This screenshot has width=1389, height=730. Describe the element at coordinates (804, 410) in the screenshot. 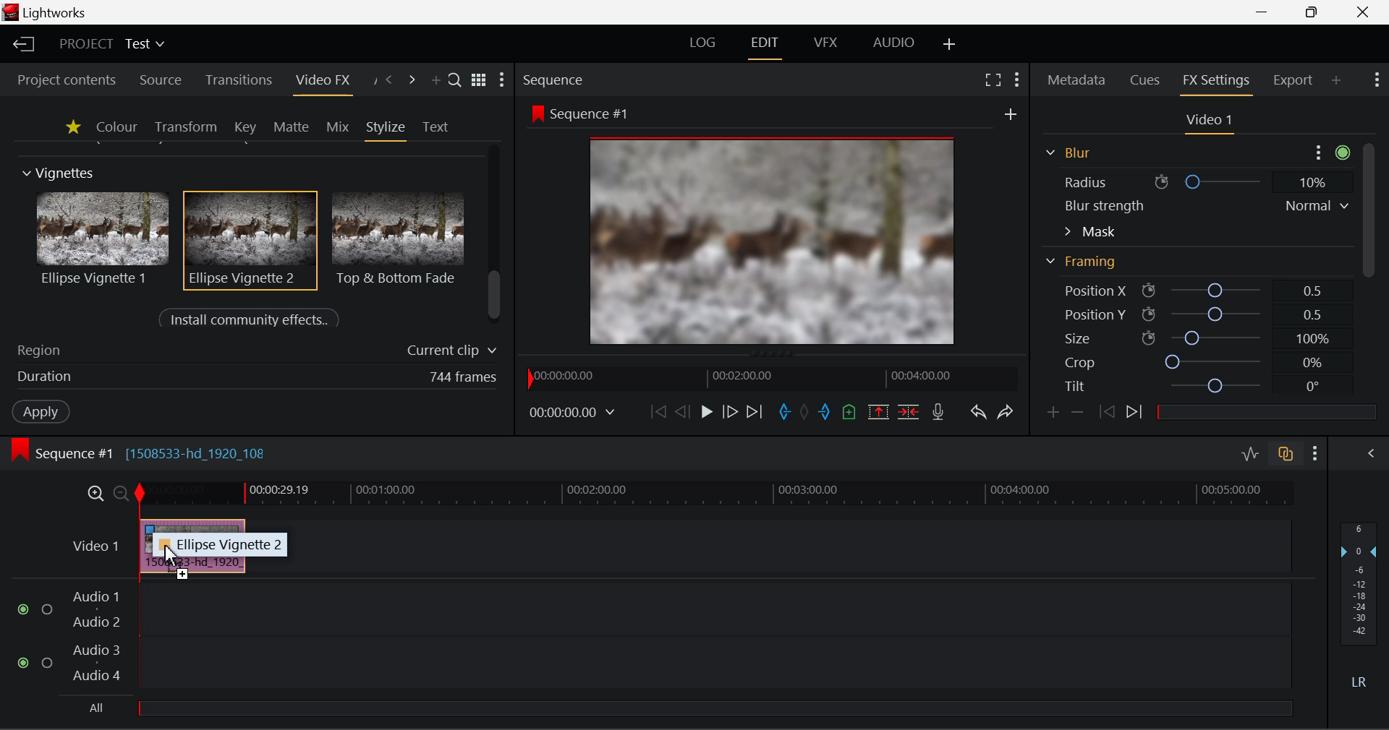

I see `Remove all marks` at that location.